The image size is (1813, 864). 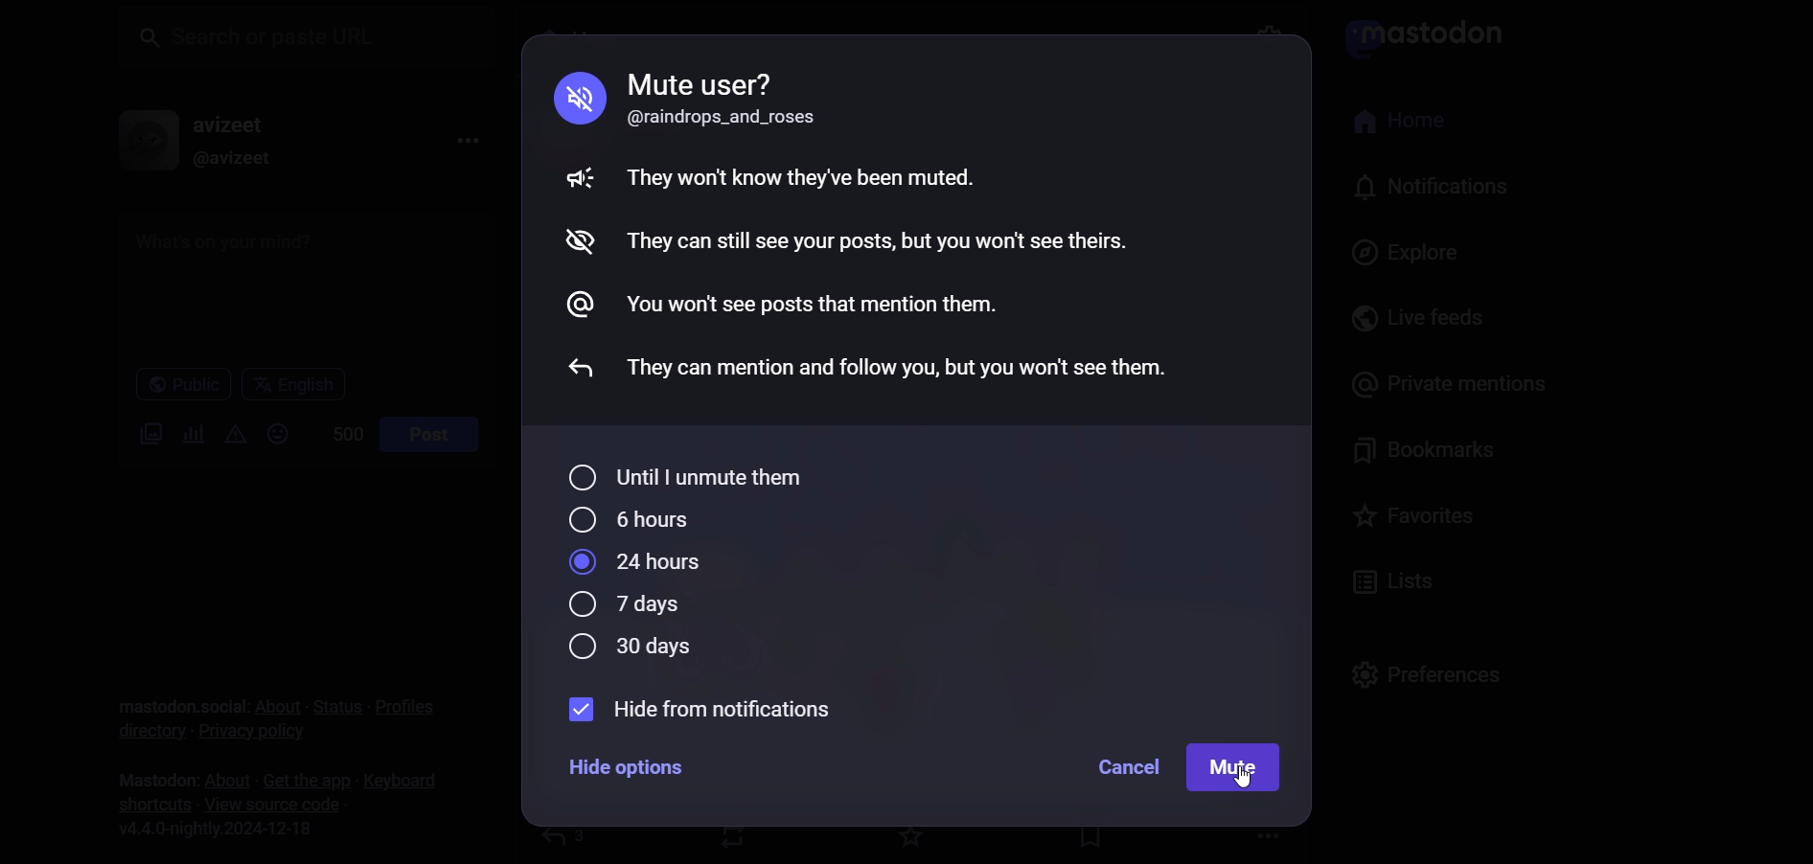 I want to click on 30 days, so click(x=627, y=650).